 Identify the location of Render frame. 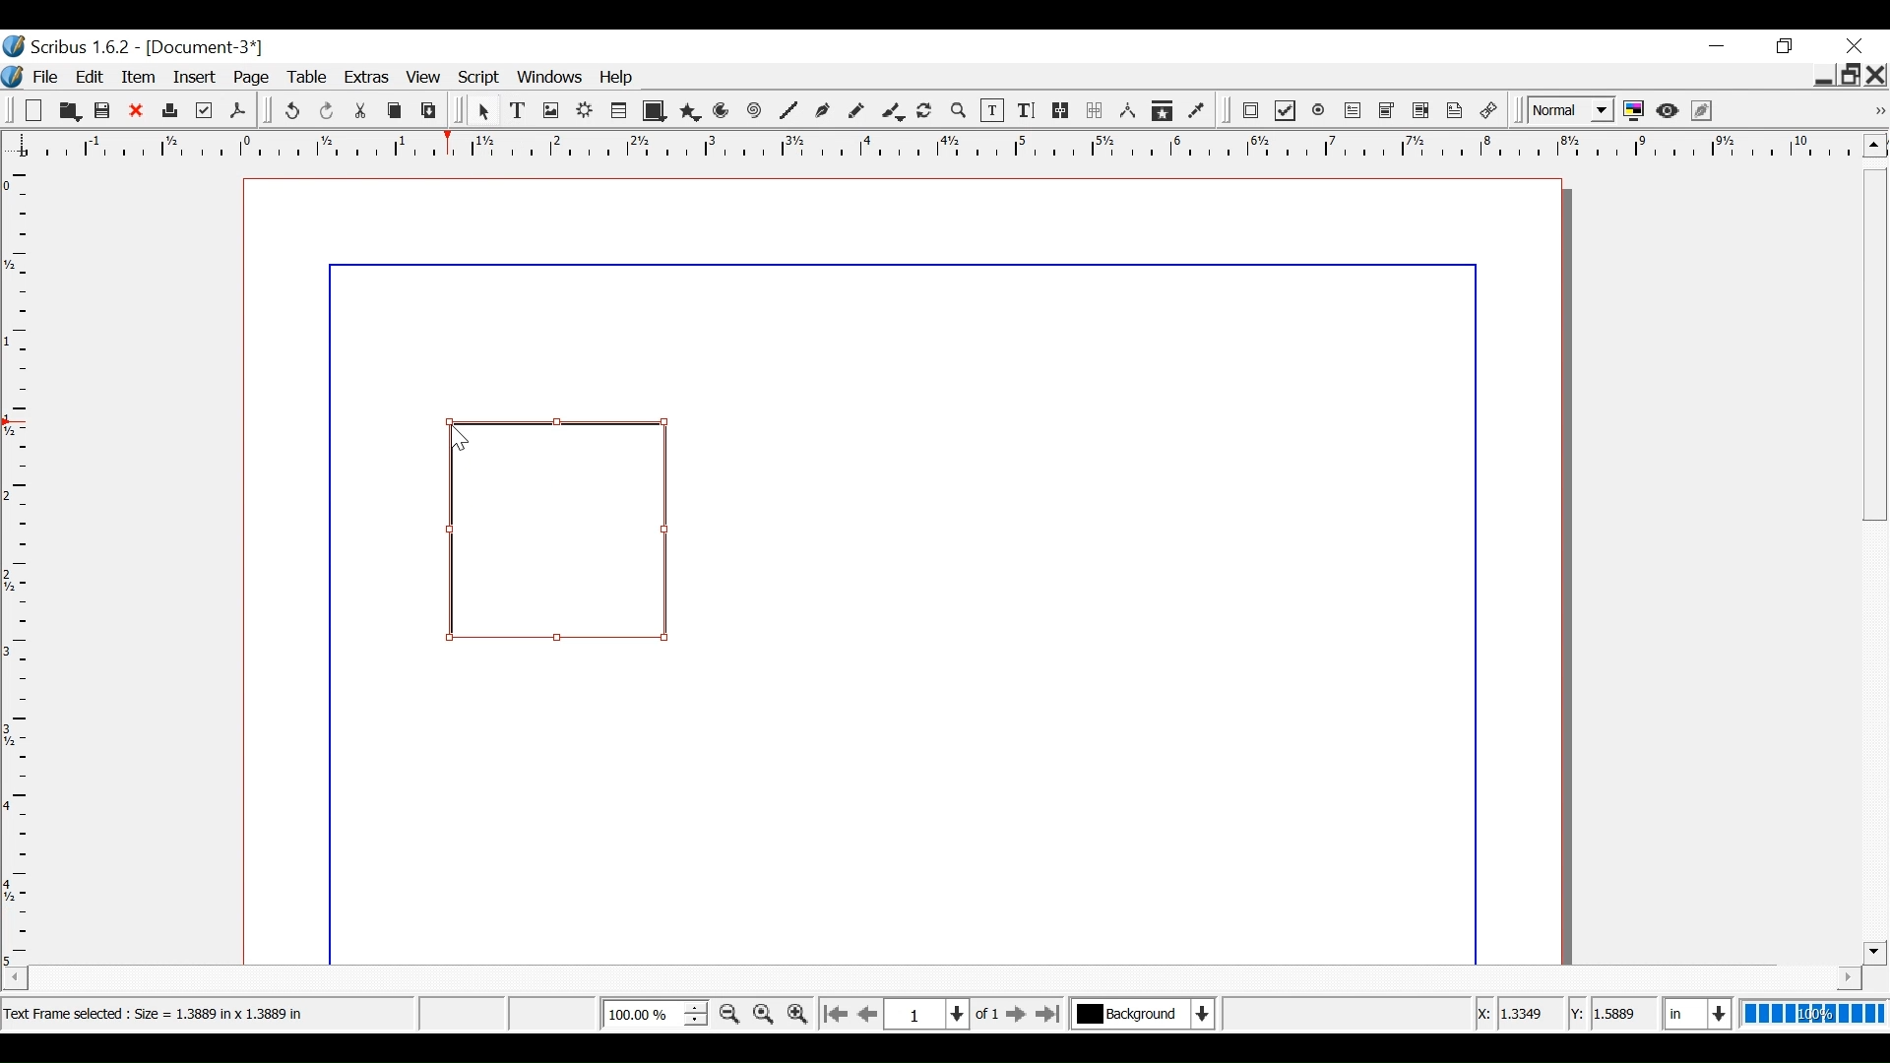
(586, 111).